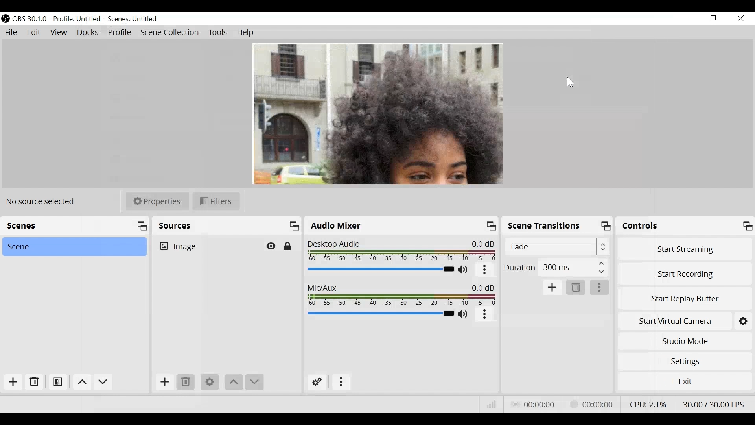  What do you see at coordinates (186, 382) in the screenshot?
I see `Delete` at bounding box center [186, 382].